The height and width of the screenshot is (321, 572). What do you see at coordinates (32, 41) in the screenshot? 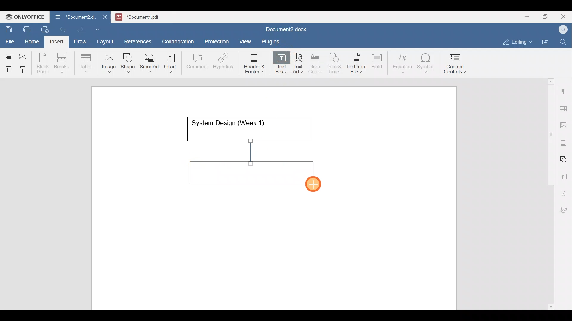
I see `Home` at bounding box center [32, 41].